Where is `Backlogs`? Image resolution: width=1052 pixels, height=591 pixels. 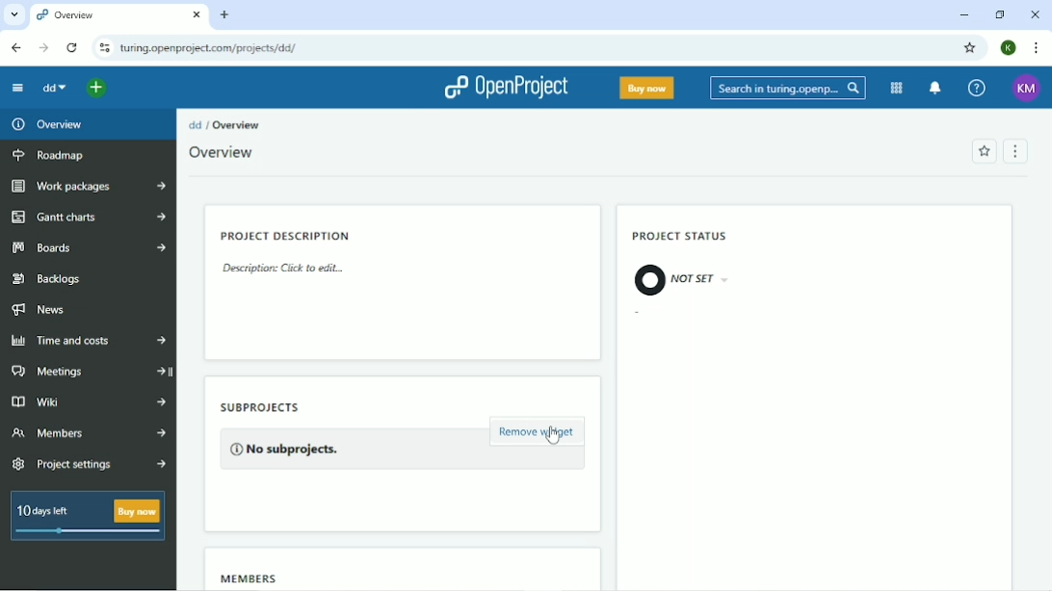
Backlogs is located at coordinates (49, 279).